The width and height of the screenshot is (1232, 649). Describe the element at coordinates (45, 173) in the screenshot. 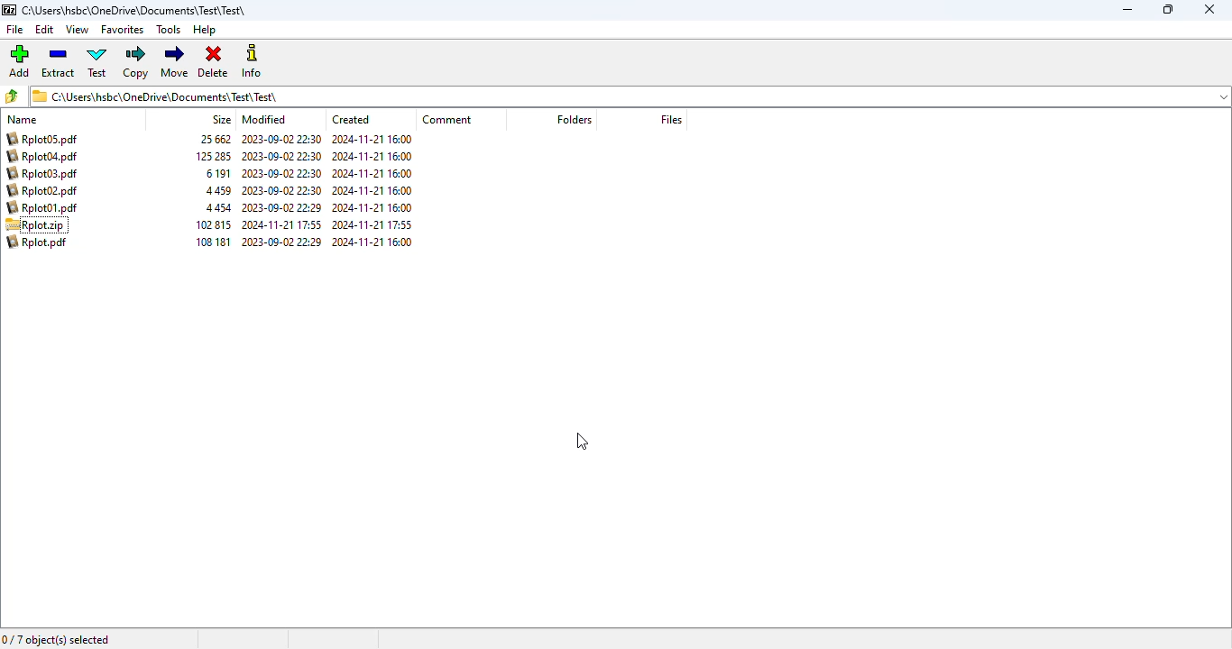

I see `Rplot03.pdf` at that location.